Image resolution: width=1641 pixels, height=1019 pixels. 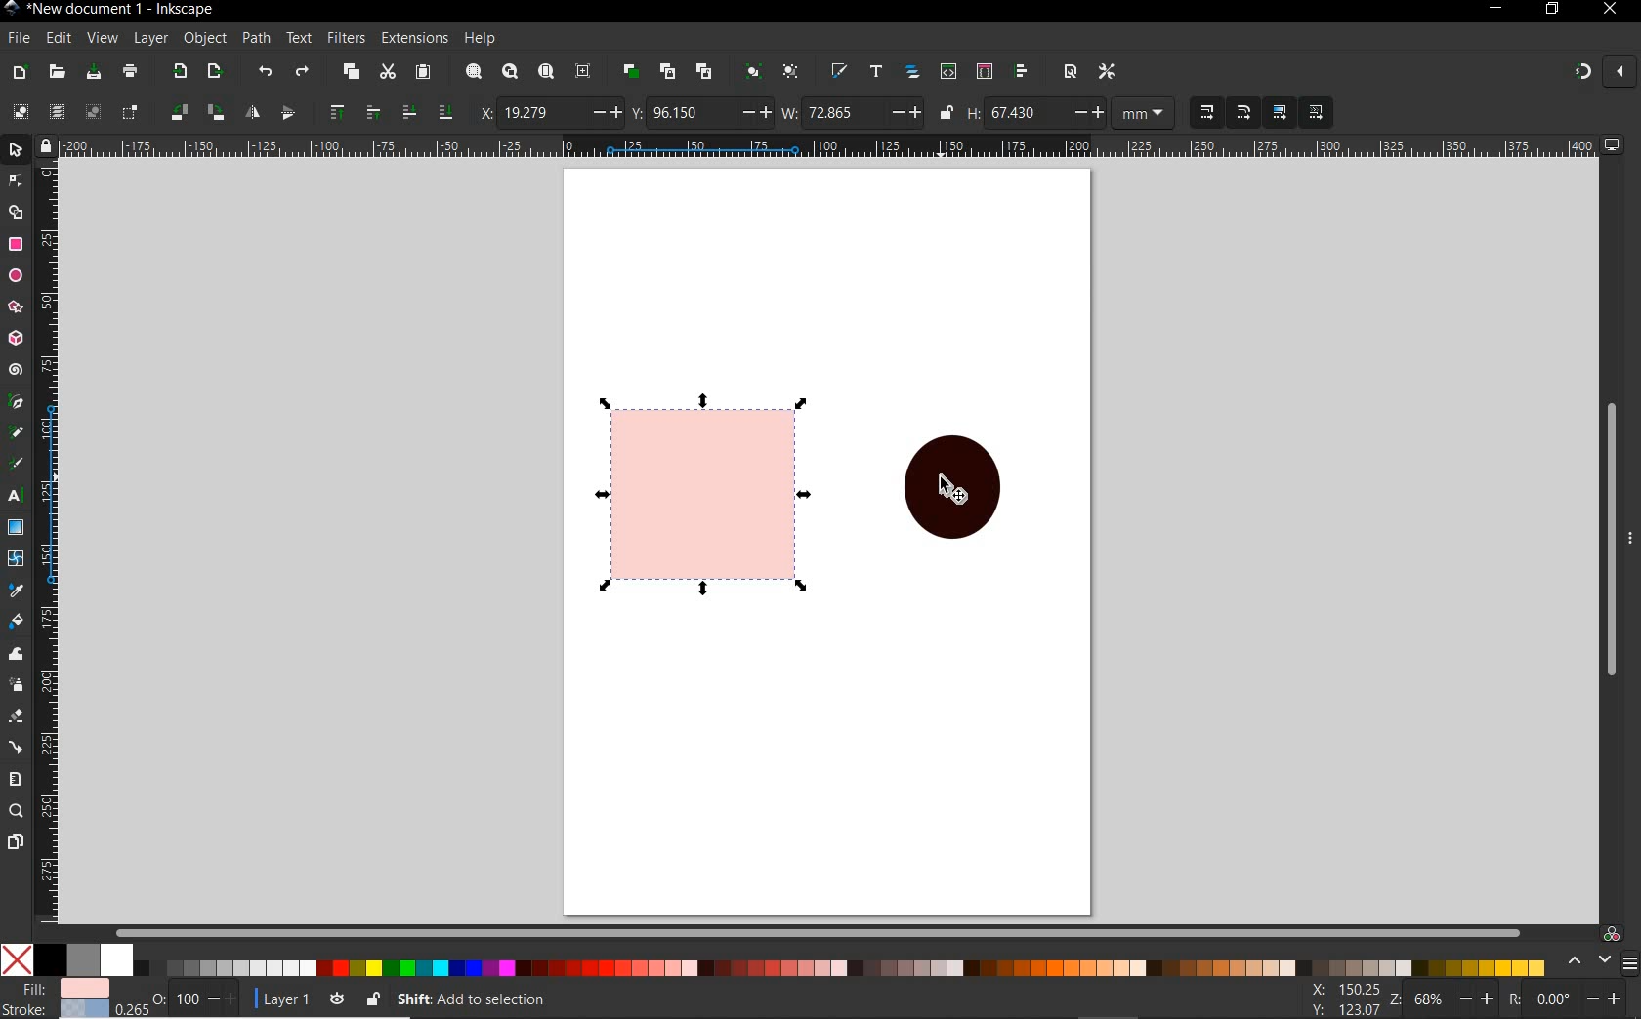 I want to click on file &stroke, so click(x=57, y=998).